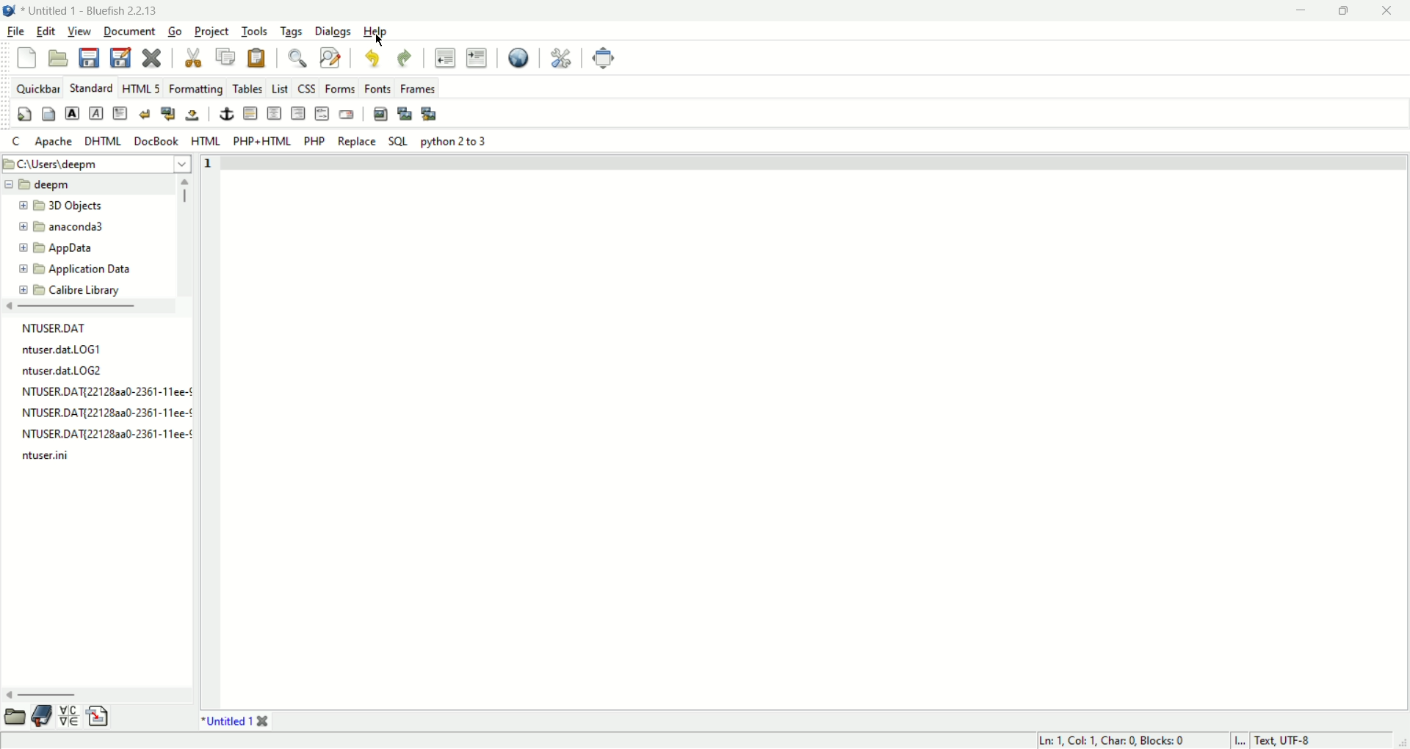  I want to click on find, so click(299, 59).